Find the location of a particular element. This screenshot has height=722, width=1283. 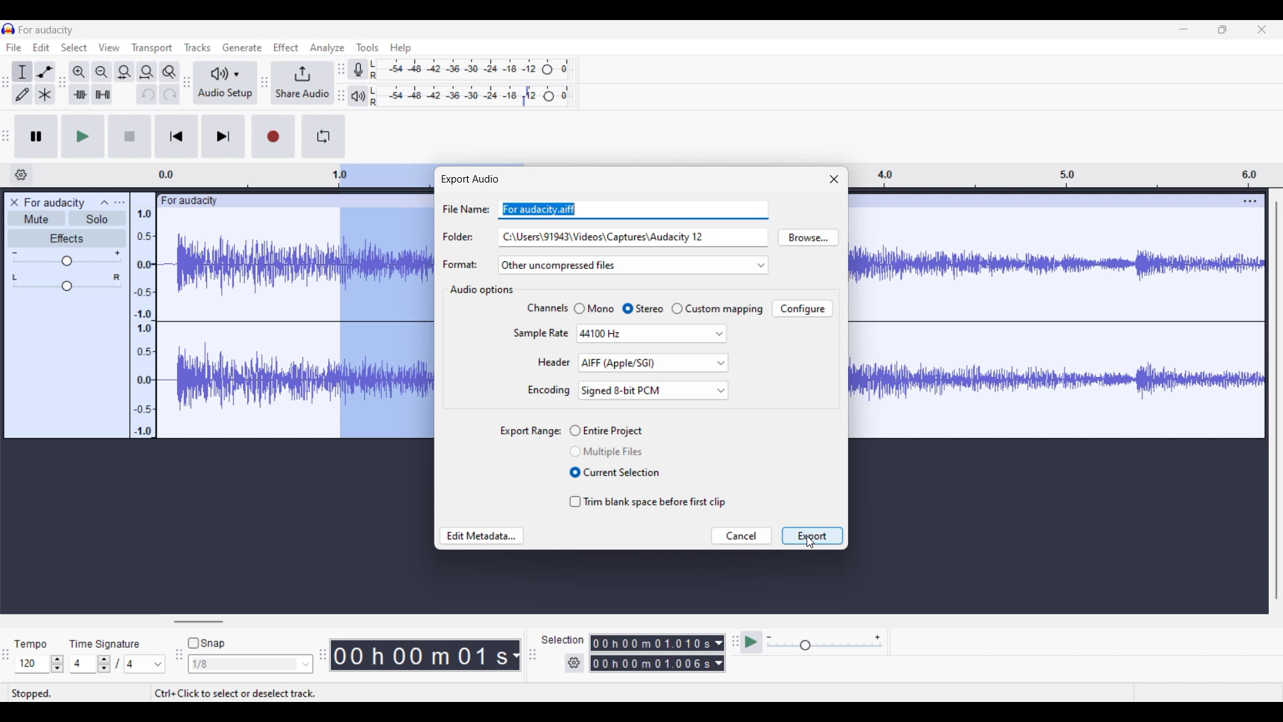

Scale to measure length of track is located at coordinates (1066, 175).